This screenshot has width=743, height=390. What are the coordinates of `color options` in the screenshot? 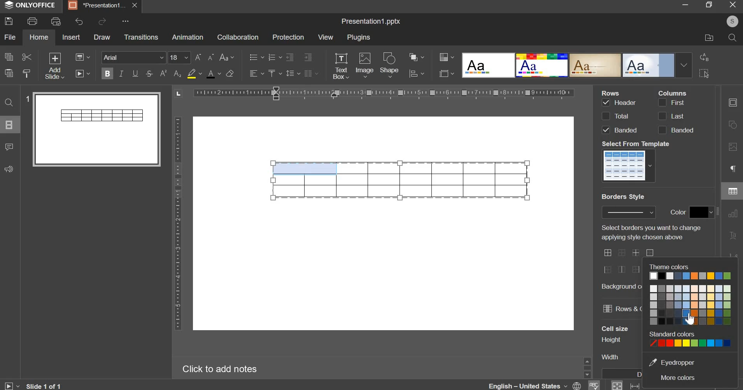 It's located at (690, 290).